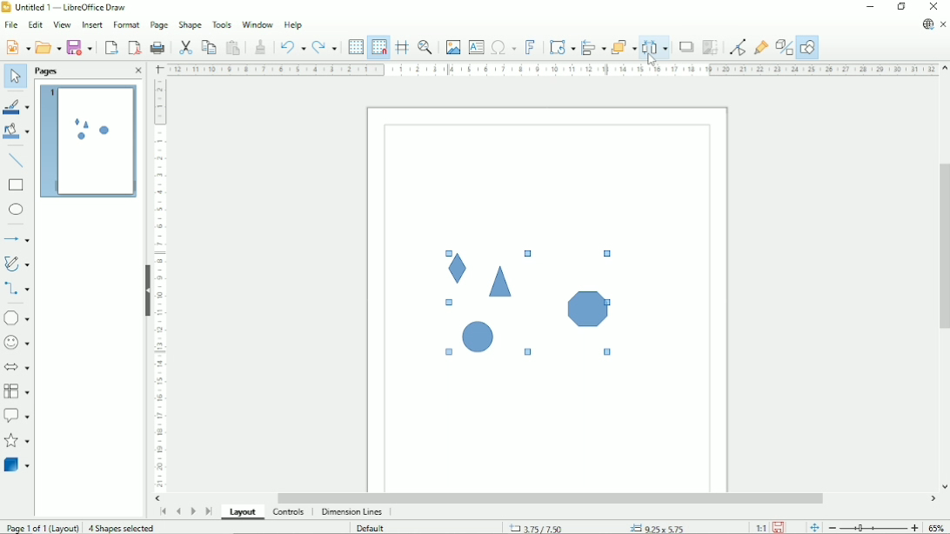 The width and height of the screenshot is (950, 534). I want to click on Insert special characters, so click(503, 48).